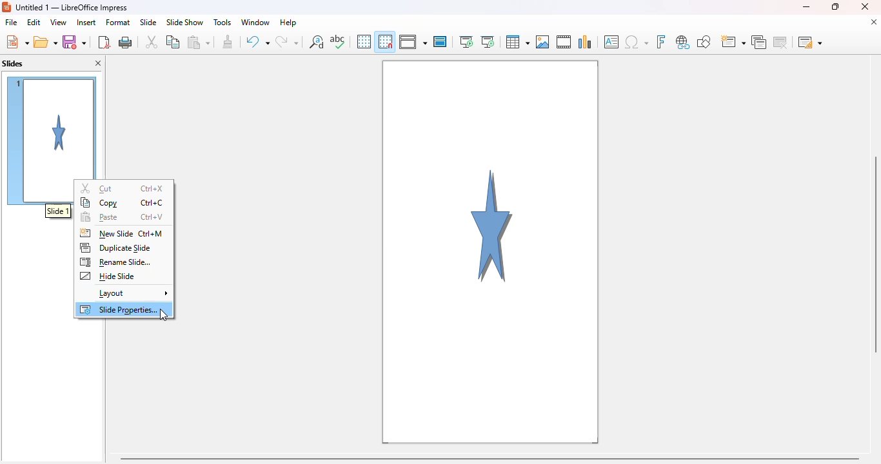 This screenshot has width=881, height=464. Describe the element at coordinates (257, 41) in the screenshot. I see `undo` at that location.